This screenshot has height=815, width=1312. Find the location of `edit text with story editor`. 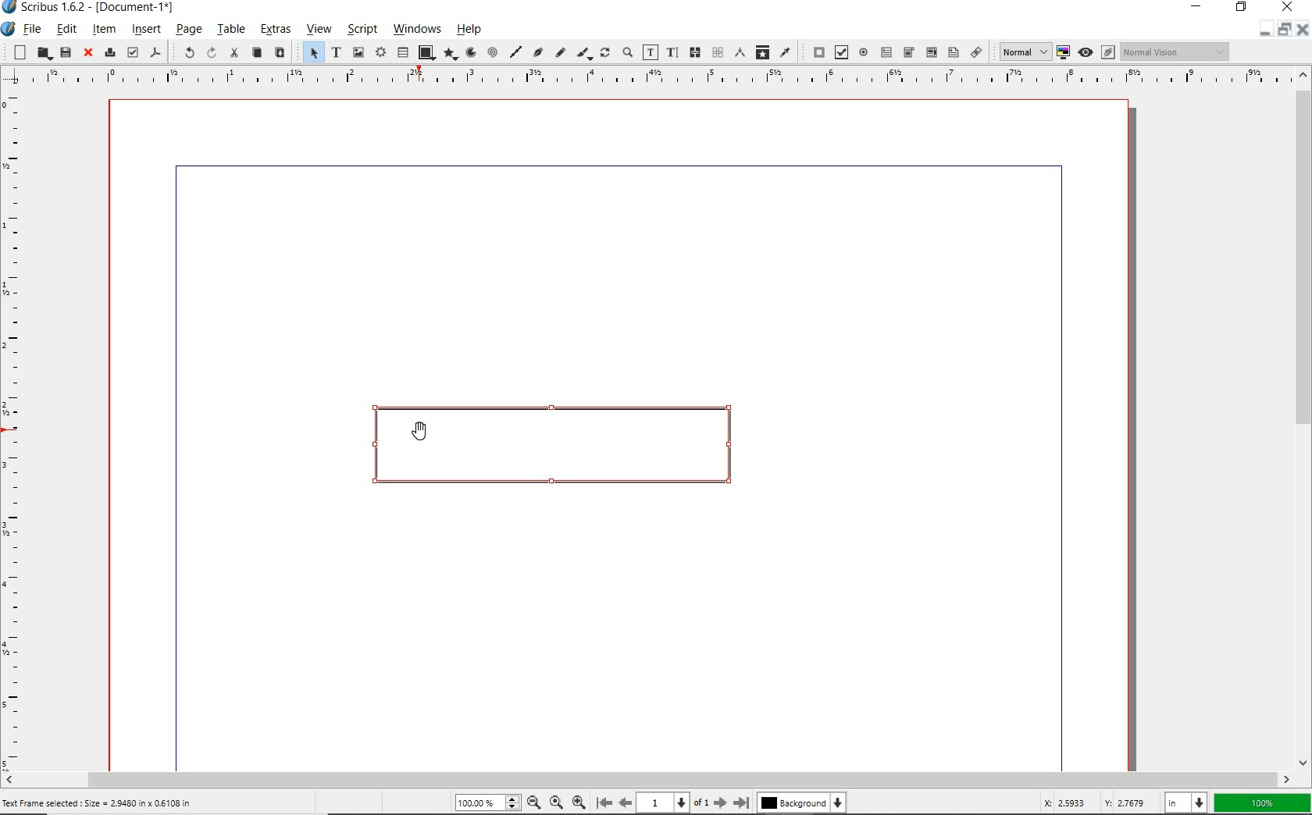

edit text with story editor is located at coordinates (672, 52).